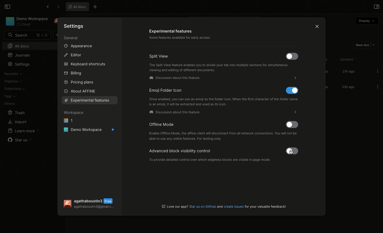 The width and height of the screenshot is (383, 233). What do you see at coordinates (20, 140) in the screenshot?
I see `Star us` at bounding box center [20, 140].